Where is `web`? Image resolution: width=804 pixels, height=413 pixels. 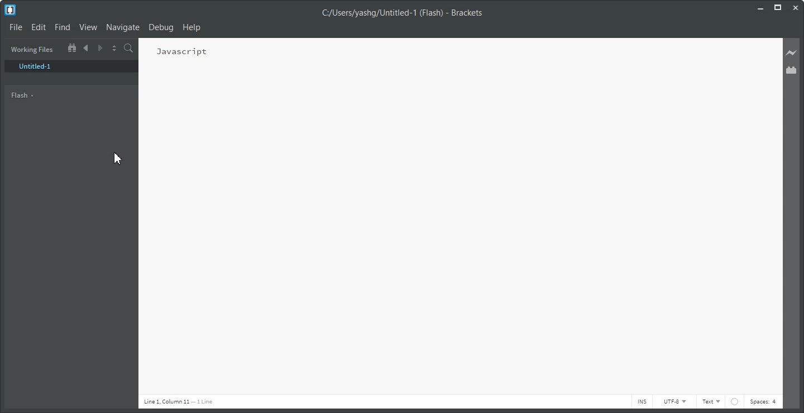 web is located at coordinates (735, 402).